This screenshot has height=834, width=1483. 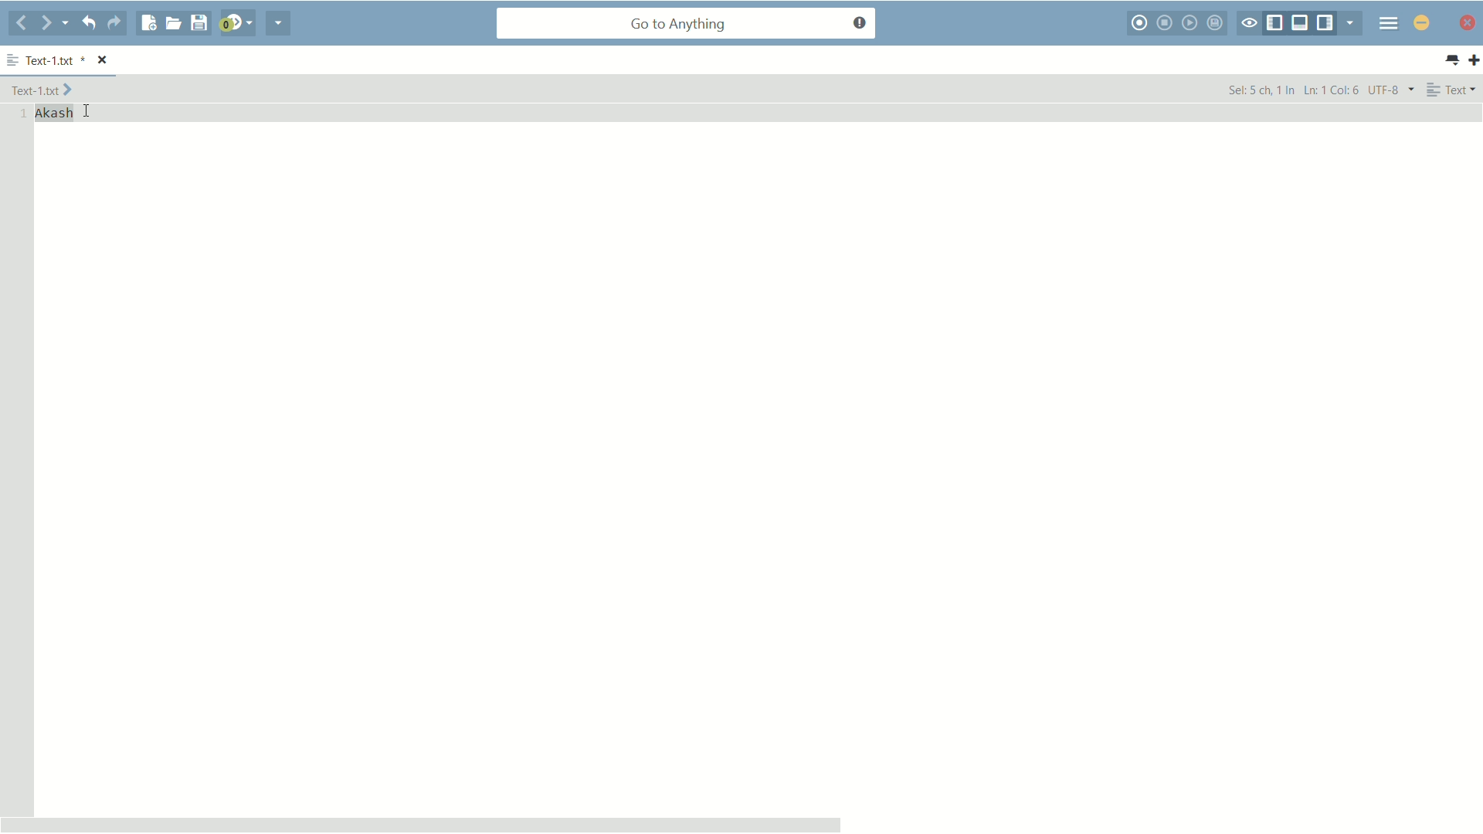 I want to click on close app, so click(x=1465, y=22).